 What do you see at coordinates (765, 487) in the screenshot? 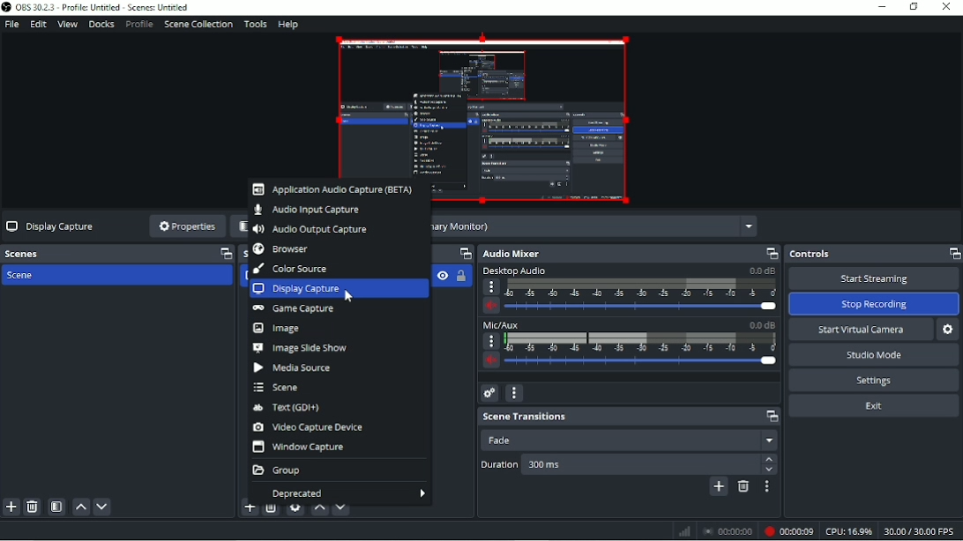
I see `Transition properties` at bounding box center [765, 487].